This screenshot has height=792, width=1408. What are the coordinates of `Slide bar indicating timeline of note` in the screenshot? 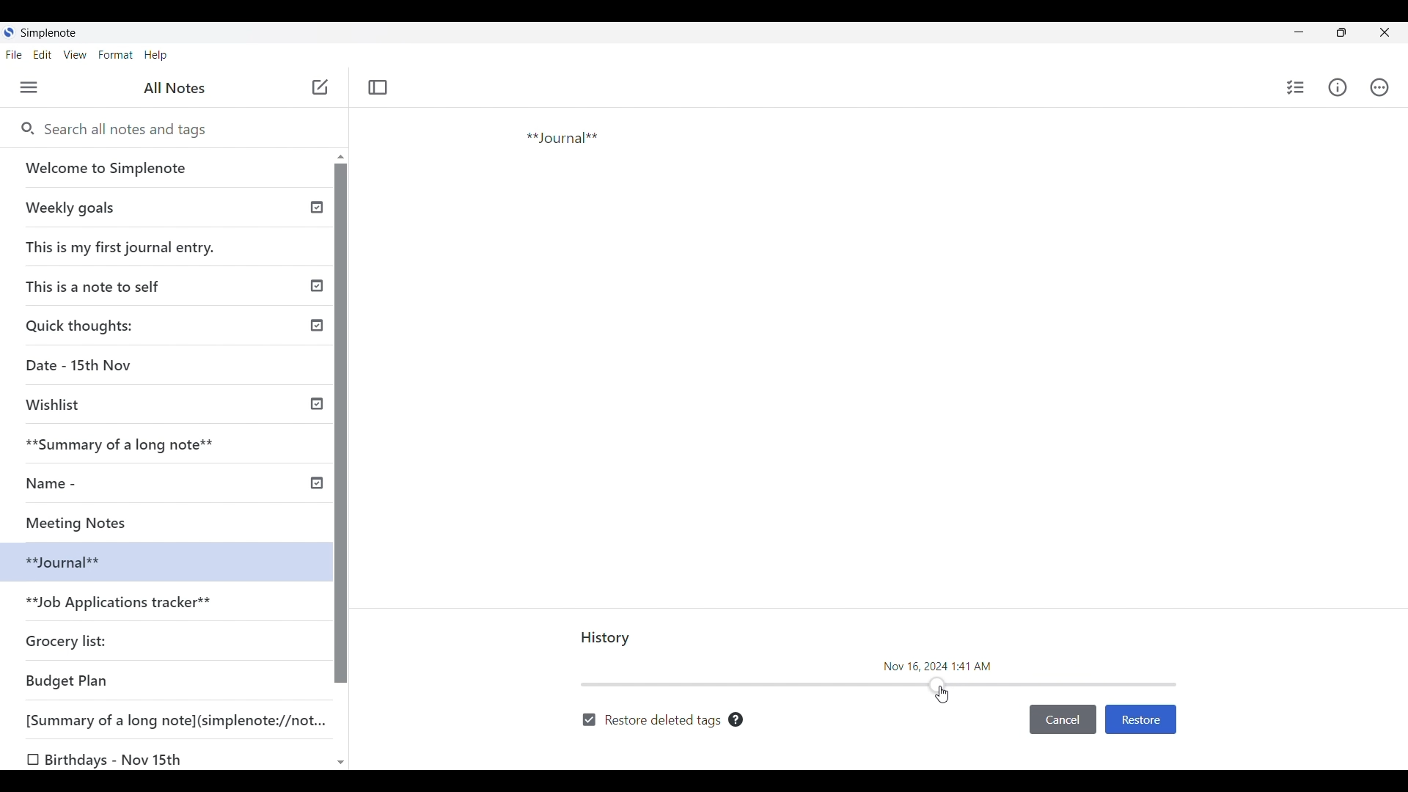 It's located at (880, 684).